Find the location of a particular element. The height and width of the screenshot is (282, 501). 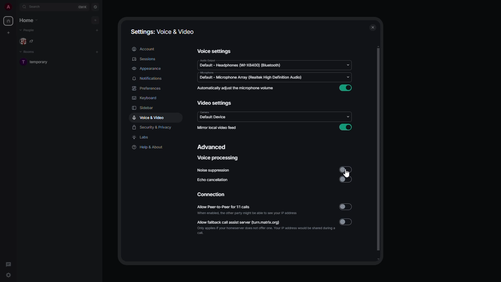

preferences is located at coordinates (146, 88).